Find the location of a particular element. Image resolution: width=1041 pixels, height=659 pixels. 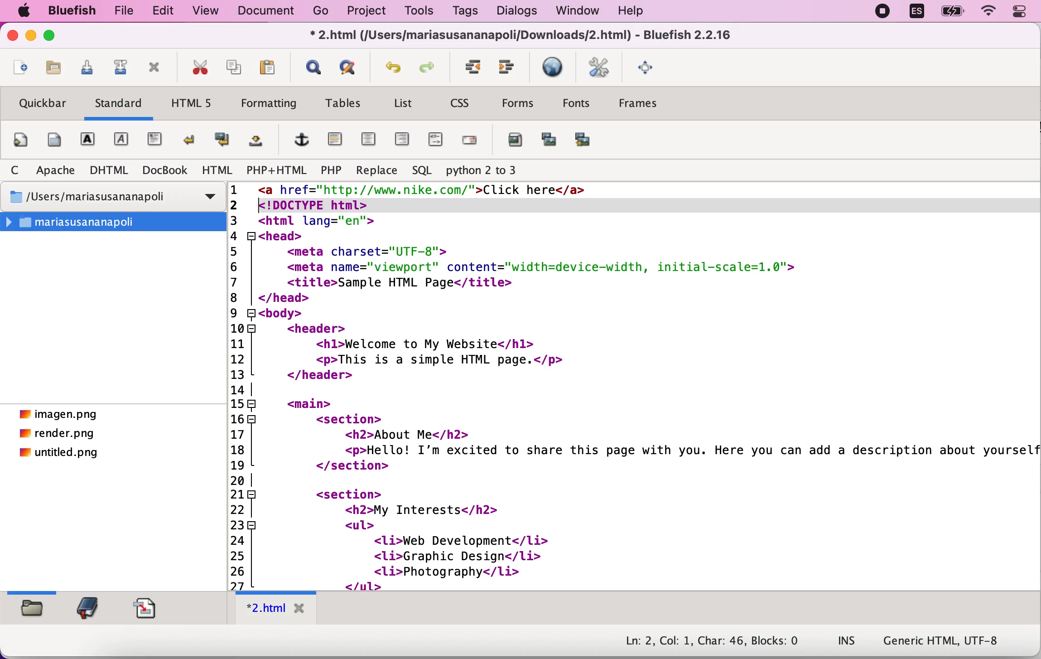

add hyperlink is located at coordinates (302, 142).